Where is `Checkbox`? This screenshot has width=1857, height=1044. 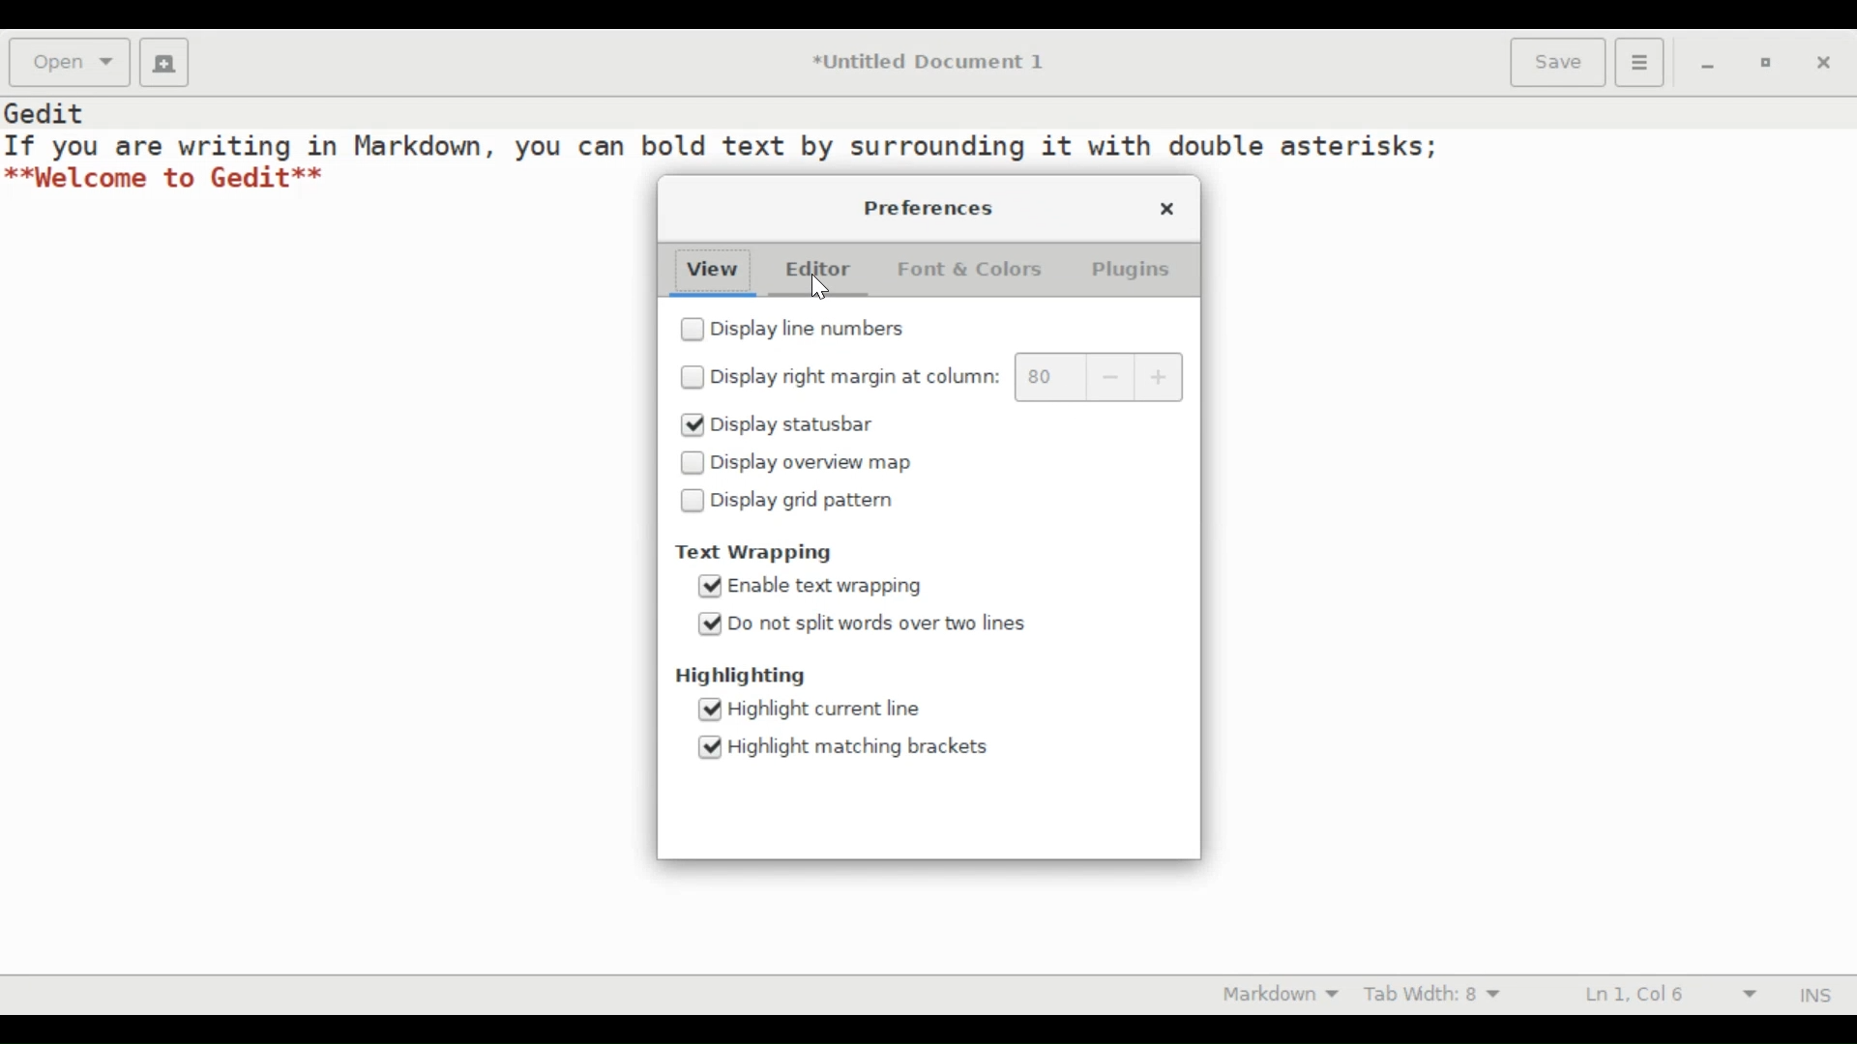
Checkbox is located at coordinates (693, 377).